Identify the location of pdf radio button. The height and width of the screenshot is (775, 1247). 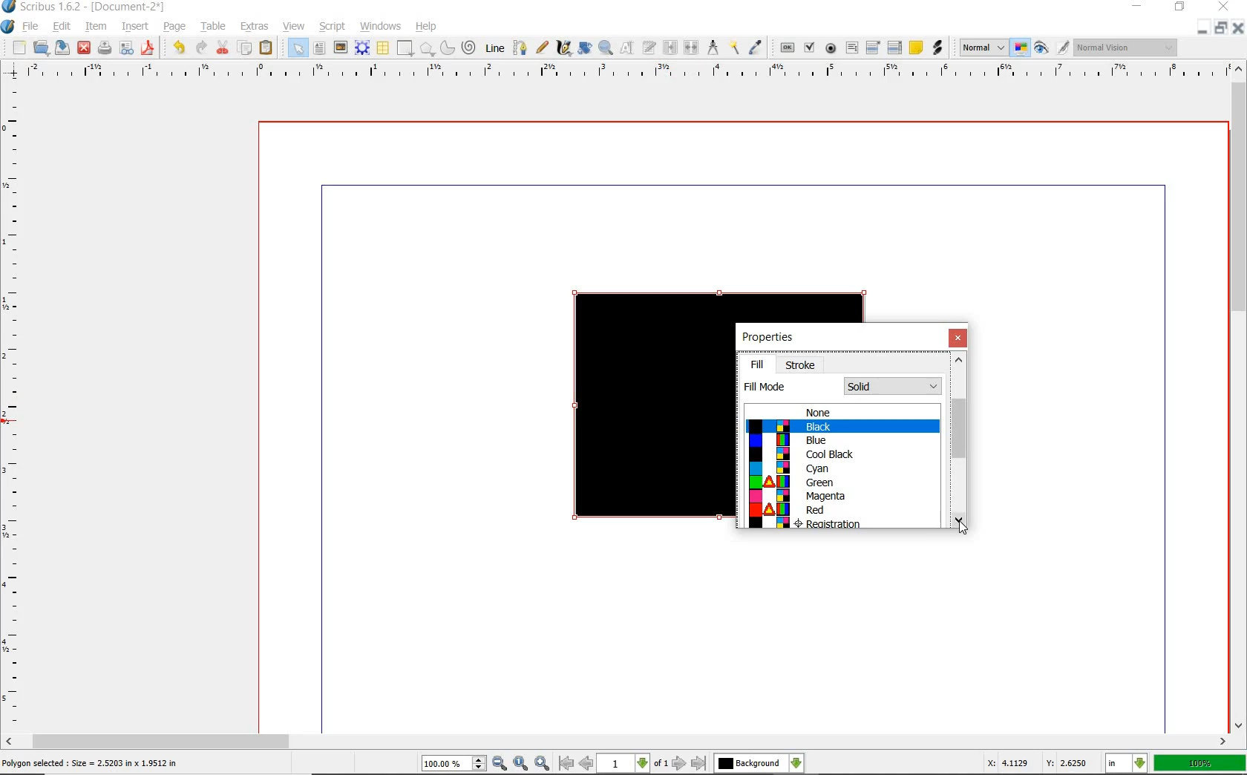
(828, 48).